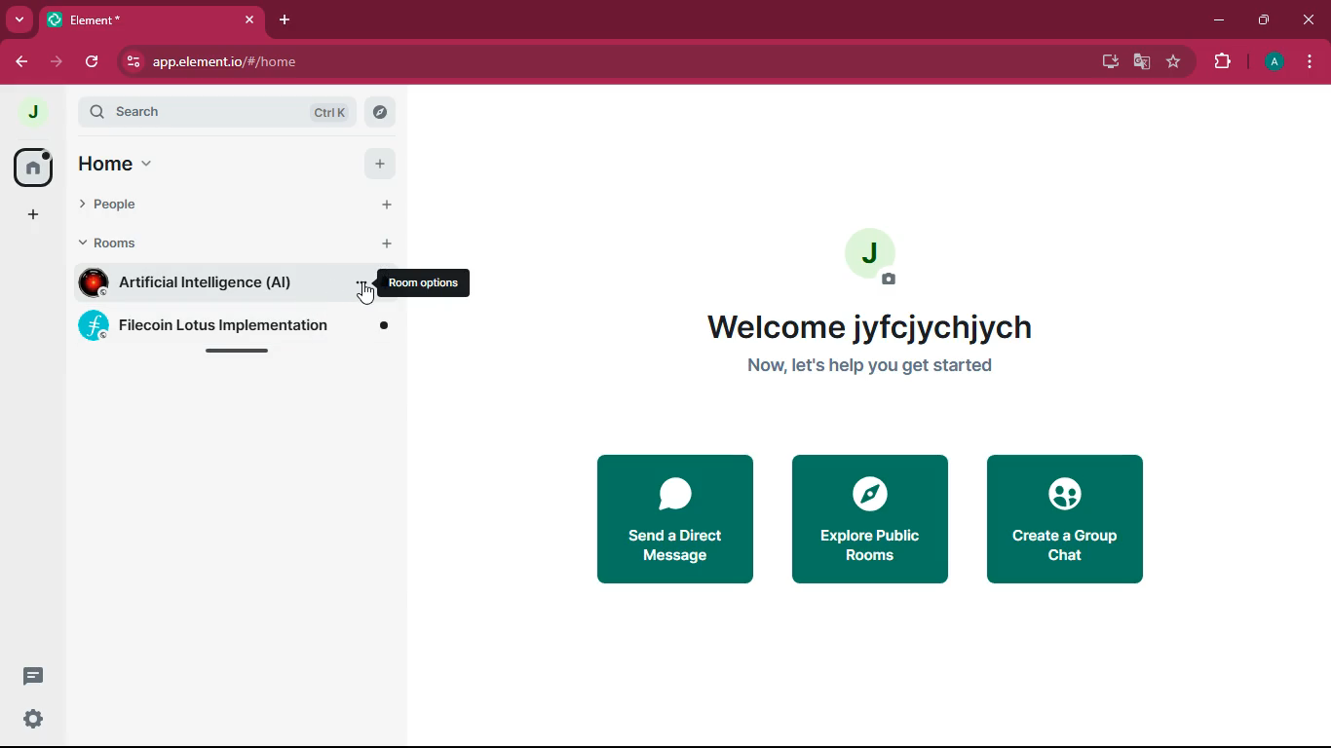  Describe the element at coordinates (1312, 62) in the screenshot. I see `menu` at that location.